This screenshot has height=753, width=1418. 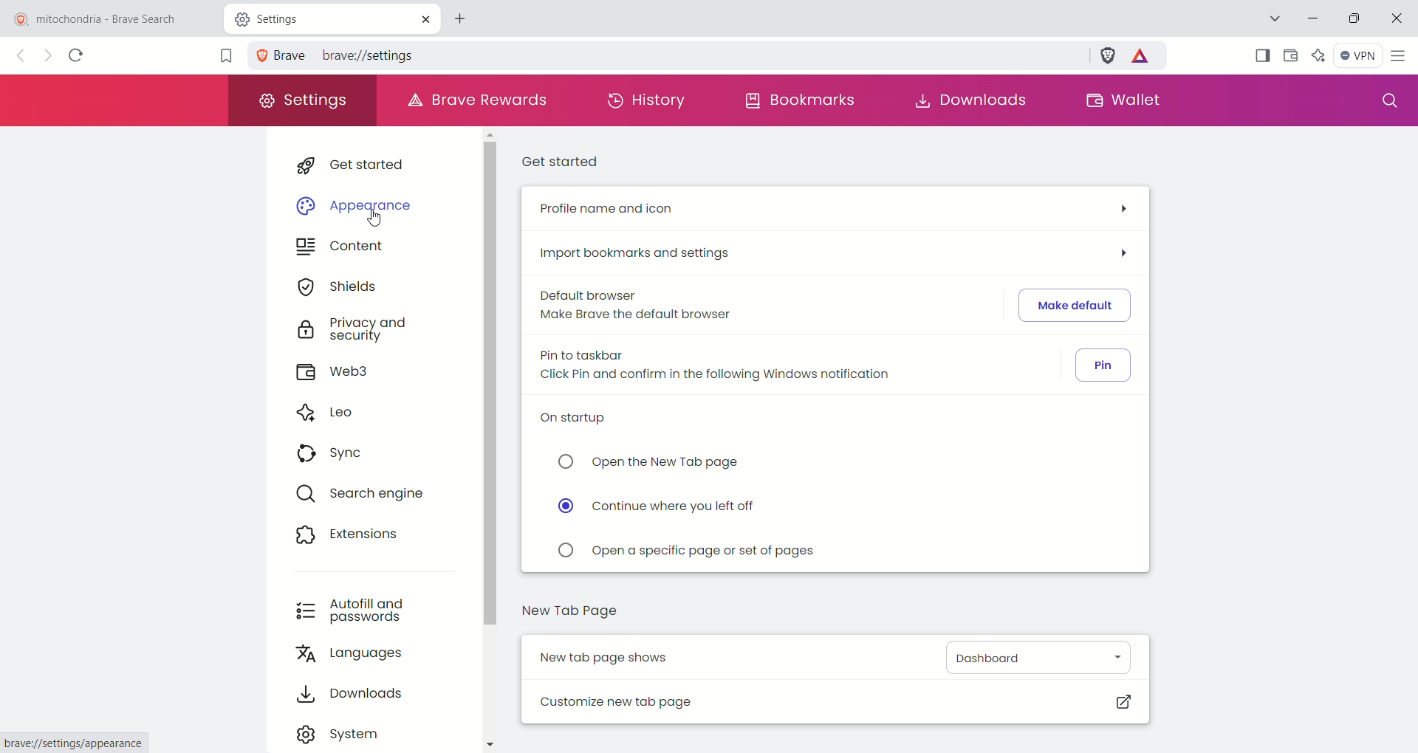 I want to click on search tab, so click(x=1273, y=18).